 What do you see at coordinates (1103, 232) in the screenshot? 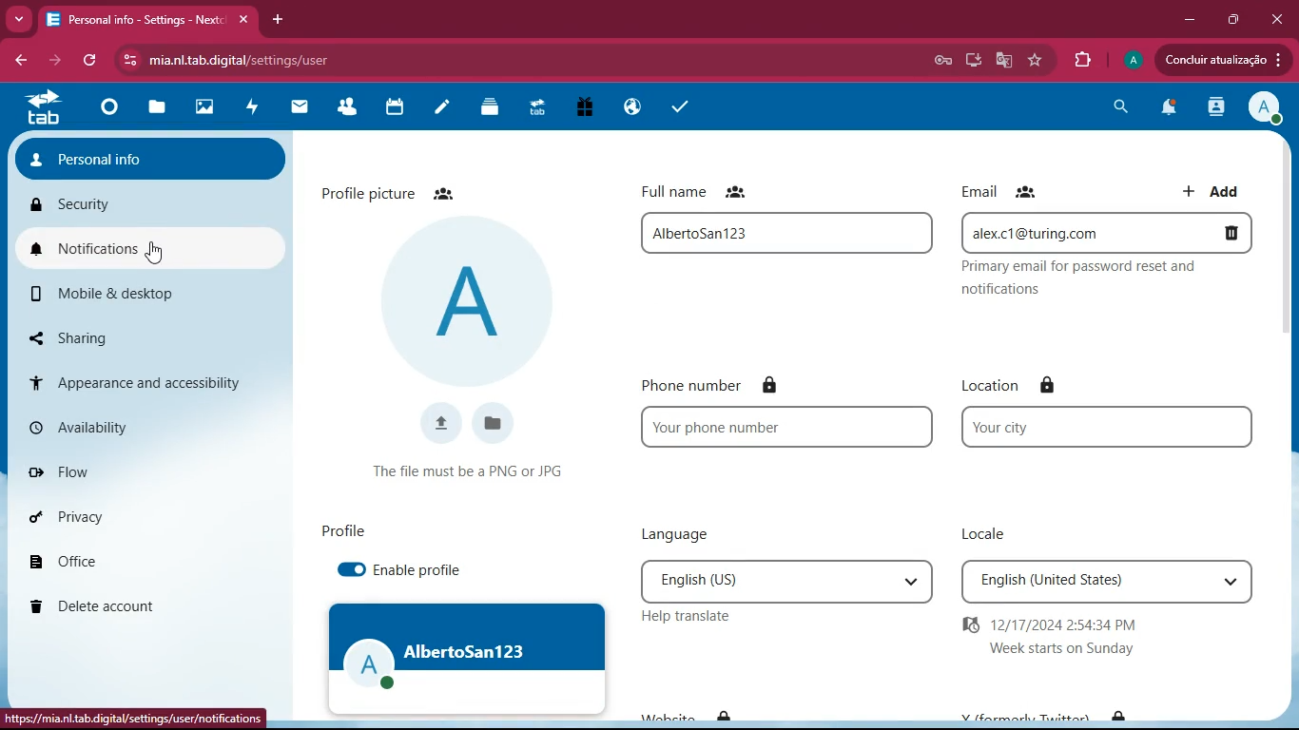
I see `email` at bounding box center [1103, 232].